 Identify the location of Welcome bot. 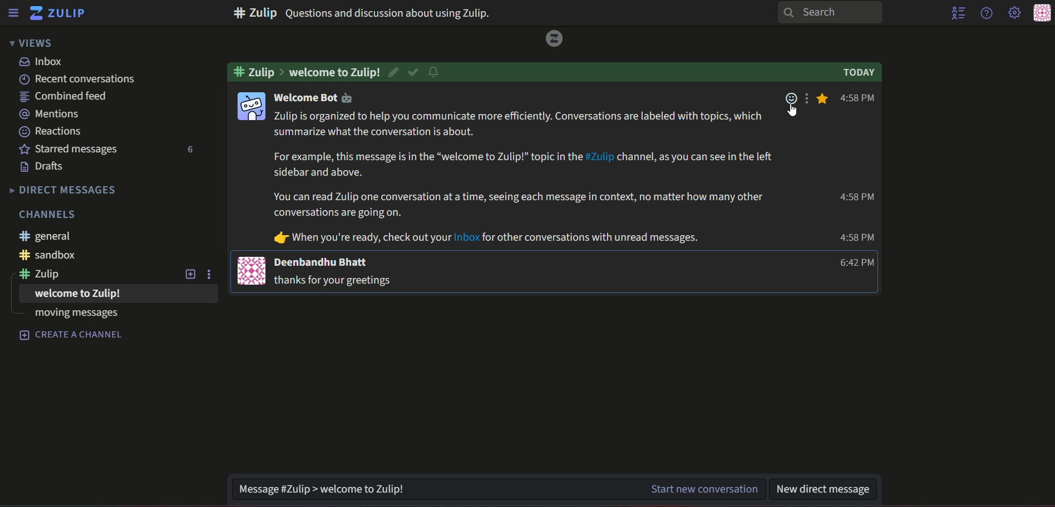
(319, 98).